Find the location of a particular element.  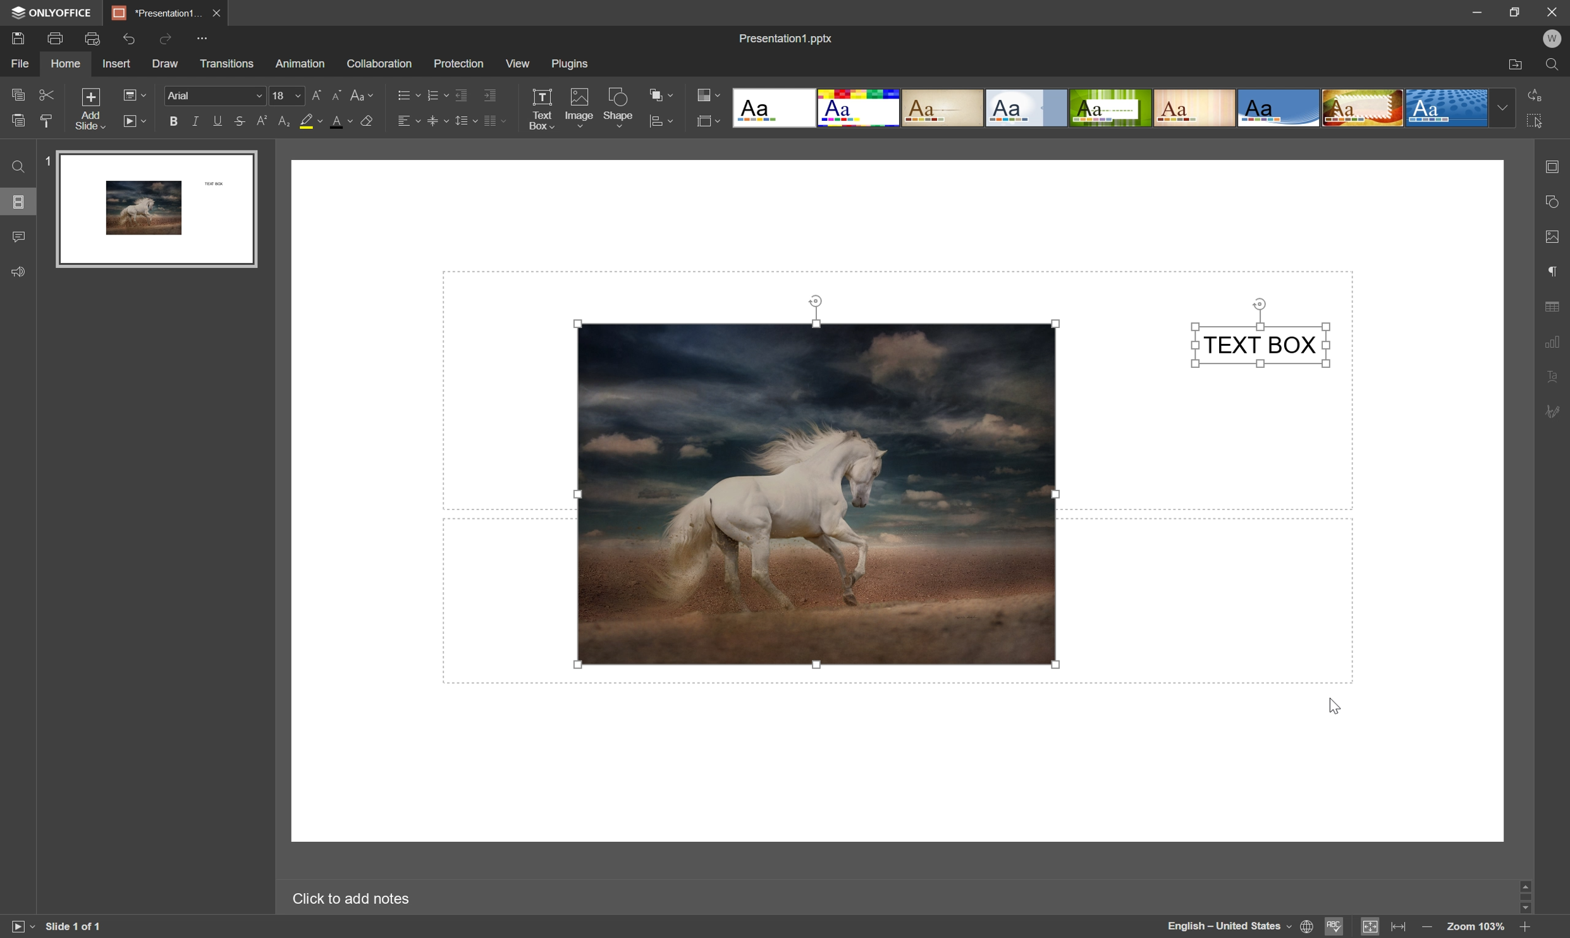

print preview is located at coordinates (92, 37).